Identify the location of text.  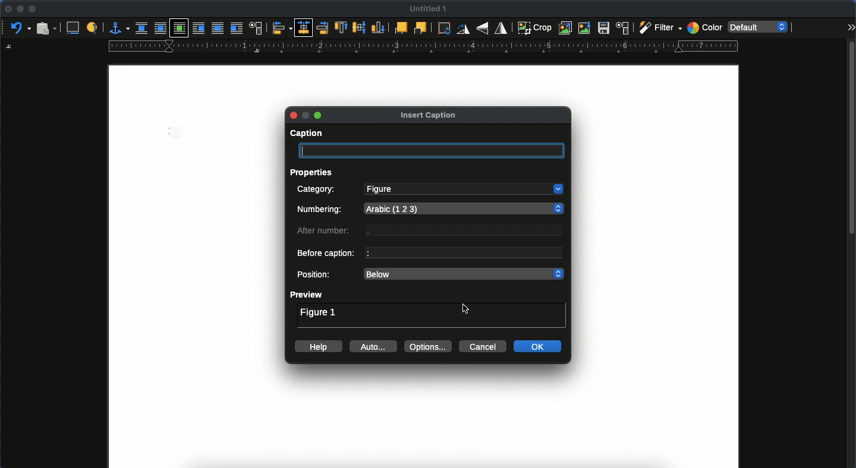
(463, 252).